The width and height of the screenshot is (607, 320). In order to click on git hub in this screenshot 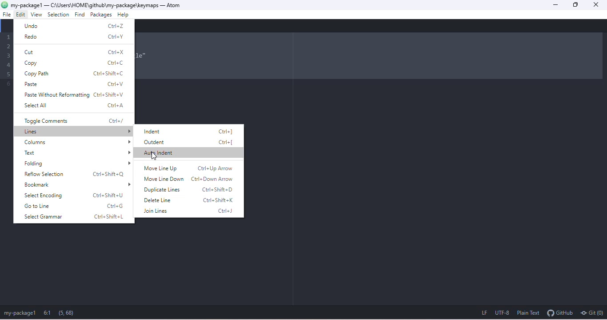, I will do `click(560, 314)`.